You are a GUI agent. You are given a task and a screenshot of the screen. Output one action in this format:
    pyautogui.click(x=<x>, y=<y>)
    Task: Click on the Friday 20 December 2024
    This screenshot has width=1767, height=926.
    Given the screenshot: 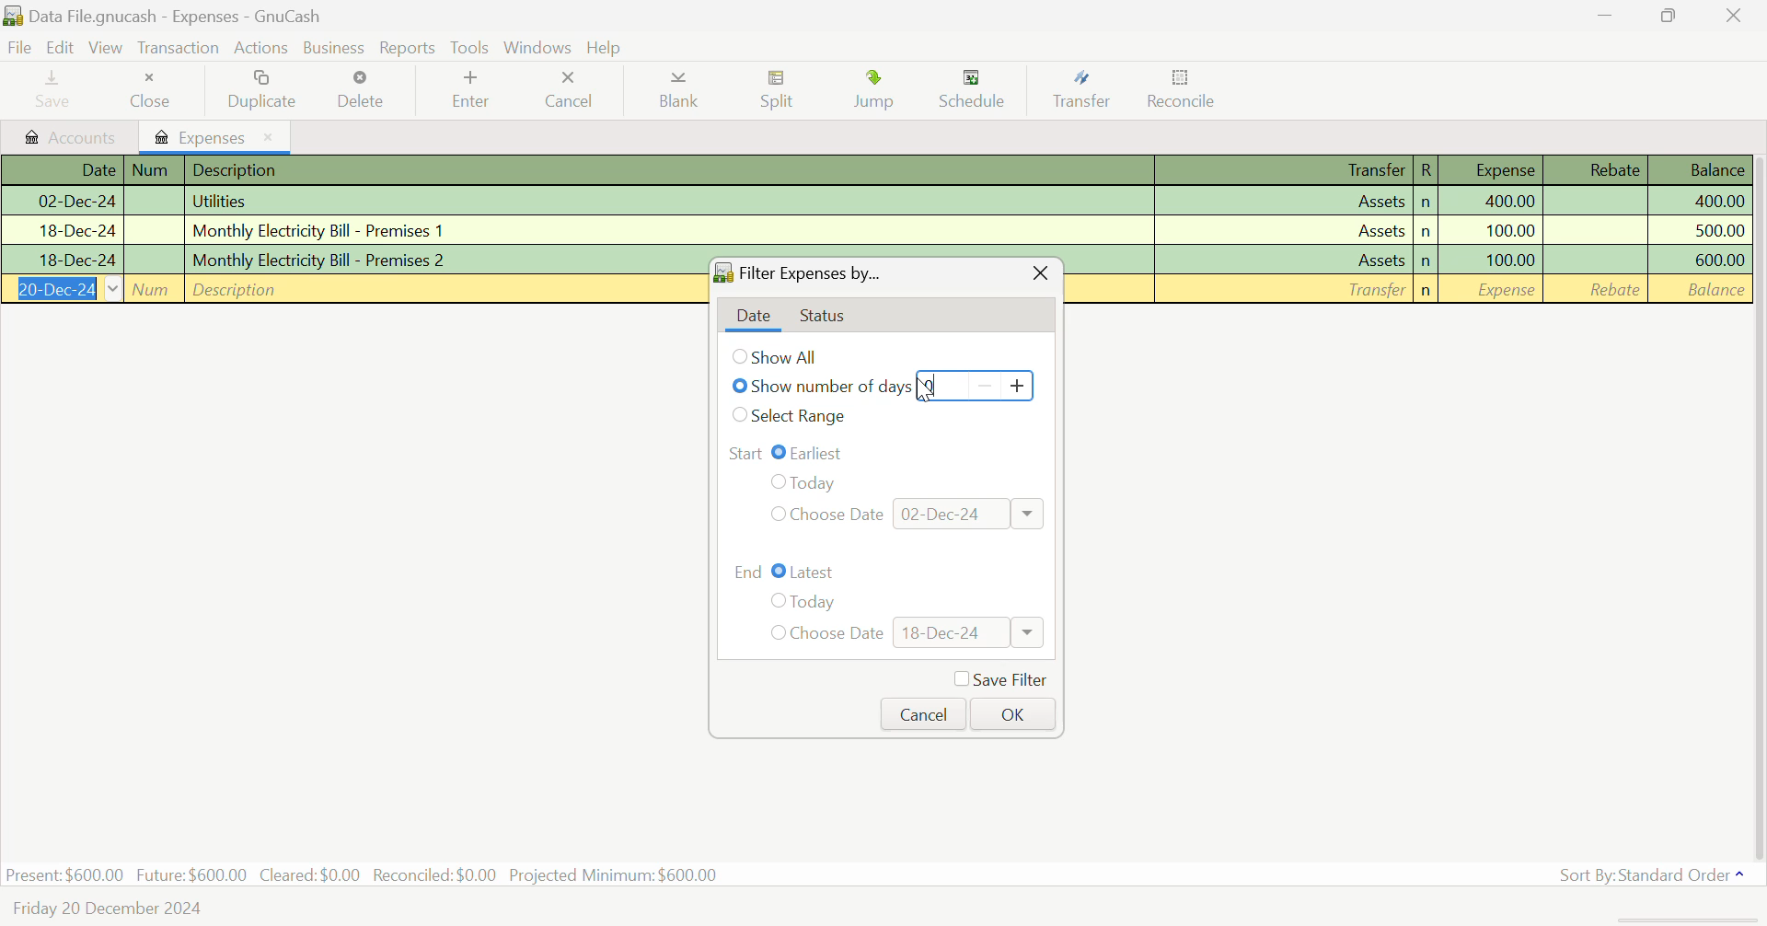 What is the action you would take?
    pyautogui.click(x=111, y=906)
    